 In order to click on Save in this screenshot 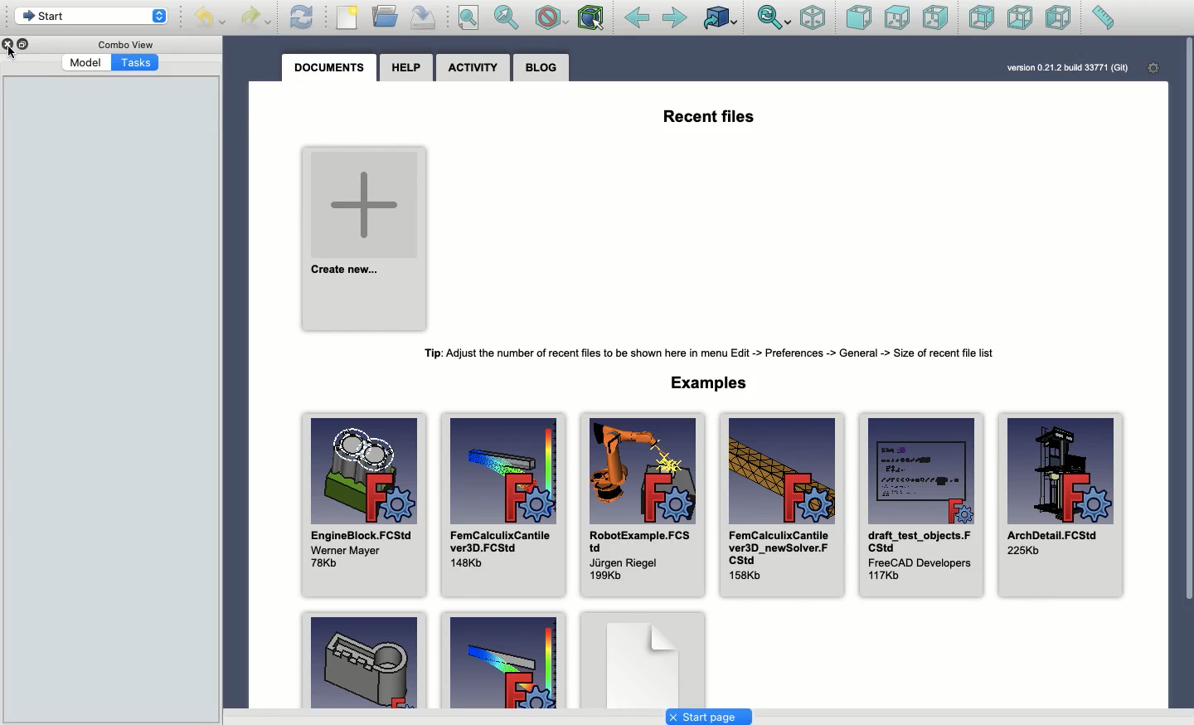, I will do `click(423, 17)`.